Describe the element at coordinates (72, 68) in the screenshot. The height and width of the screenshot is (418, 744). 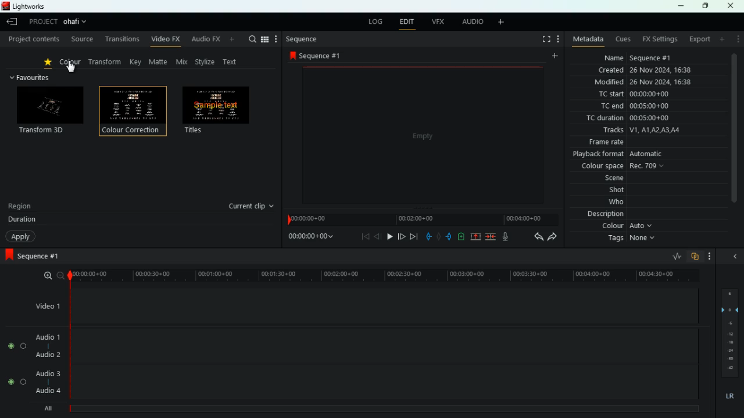
I see `cursor` at that location.